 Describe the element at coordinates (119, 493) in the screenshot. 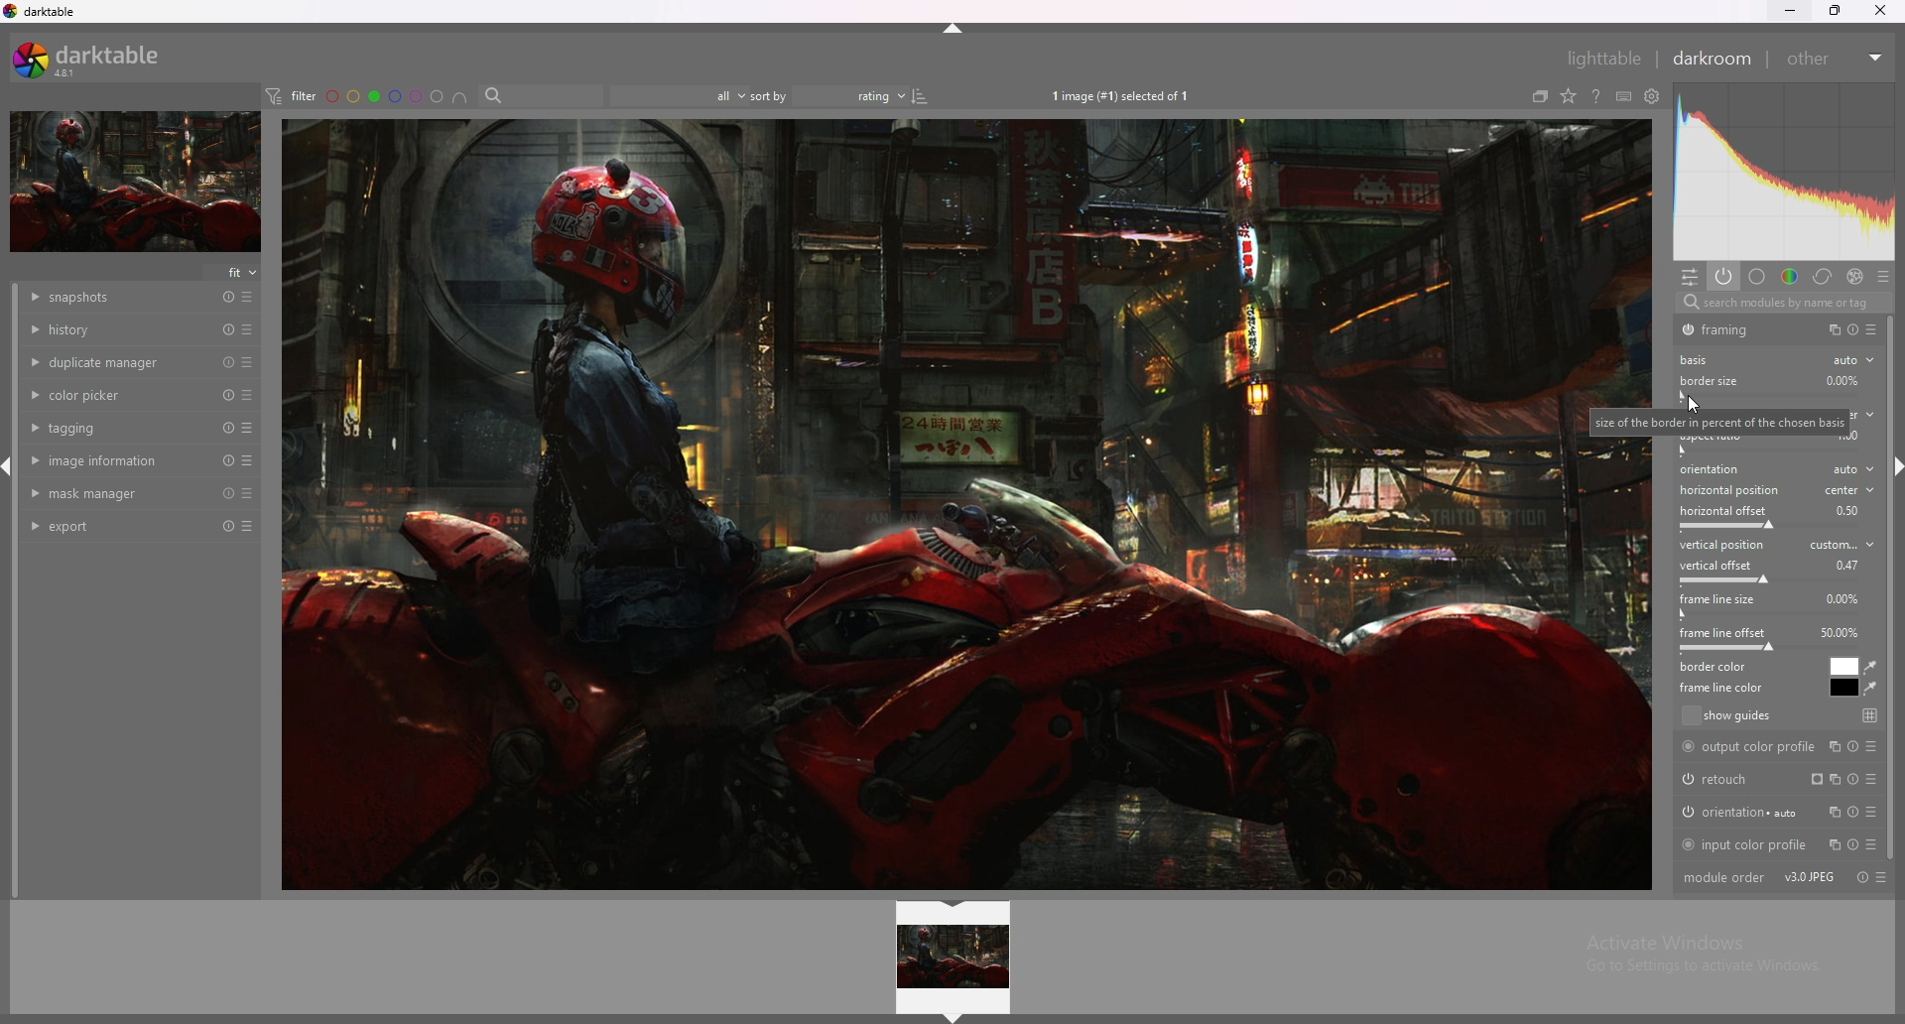

I see `mask manager` at that location.